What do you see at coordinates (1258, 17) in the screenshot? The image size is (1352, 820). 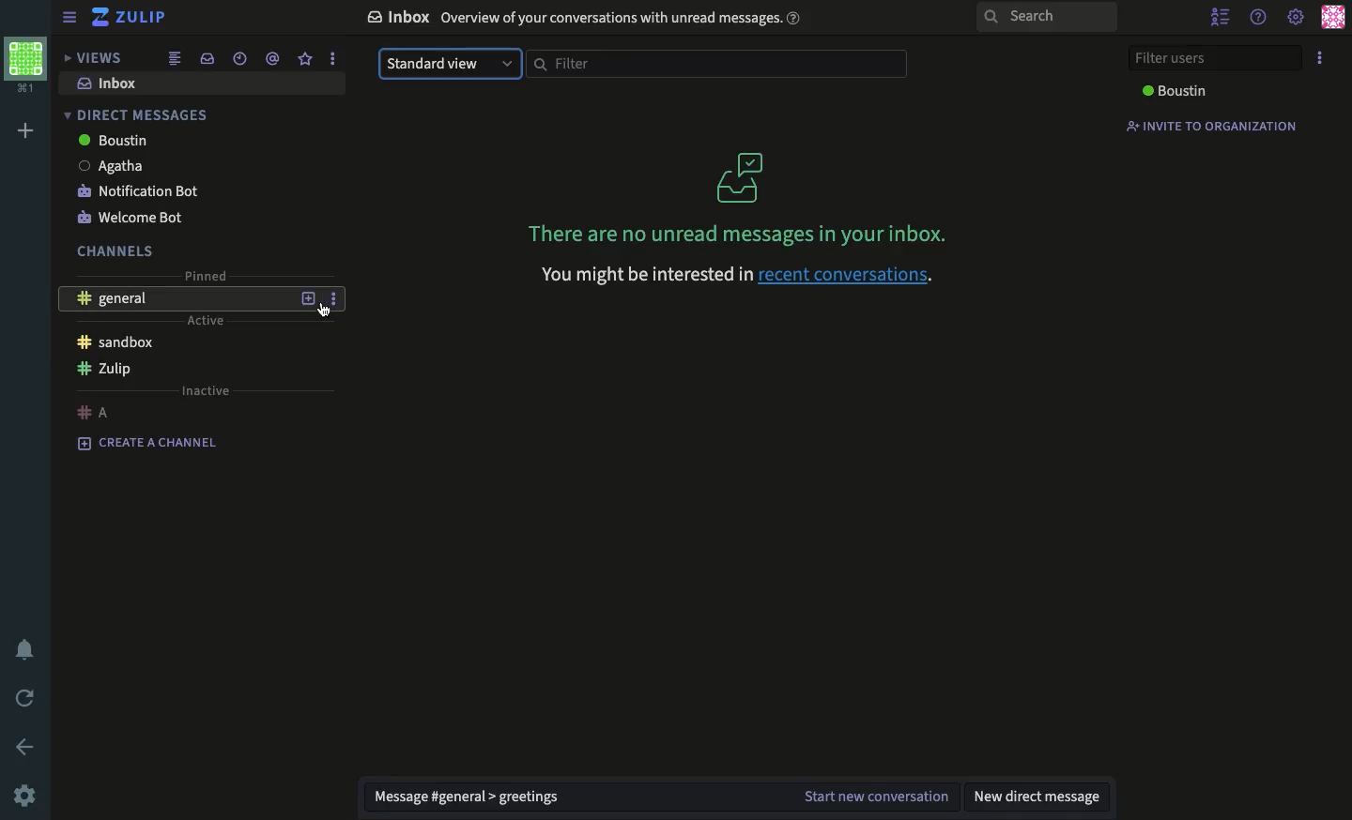 I see `help` at bounding box center [1258, 17].